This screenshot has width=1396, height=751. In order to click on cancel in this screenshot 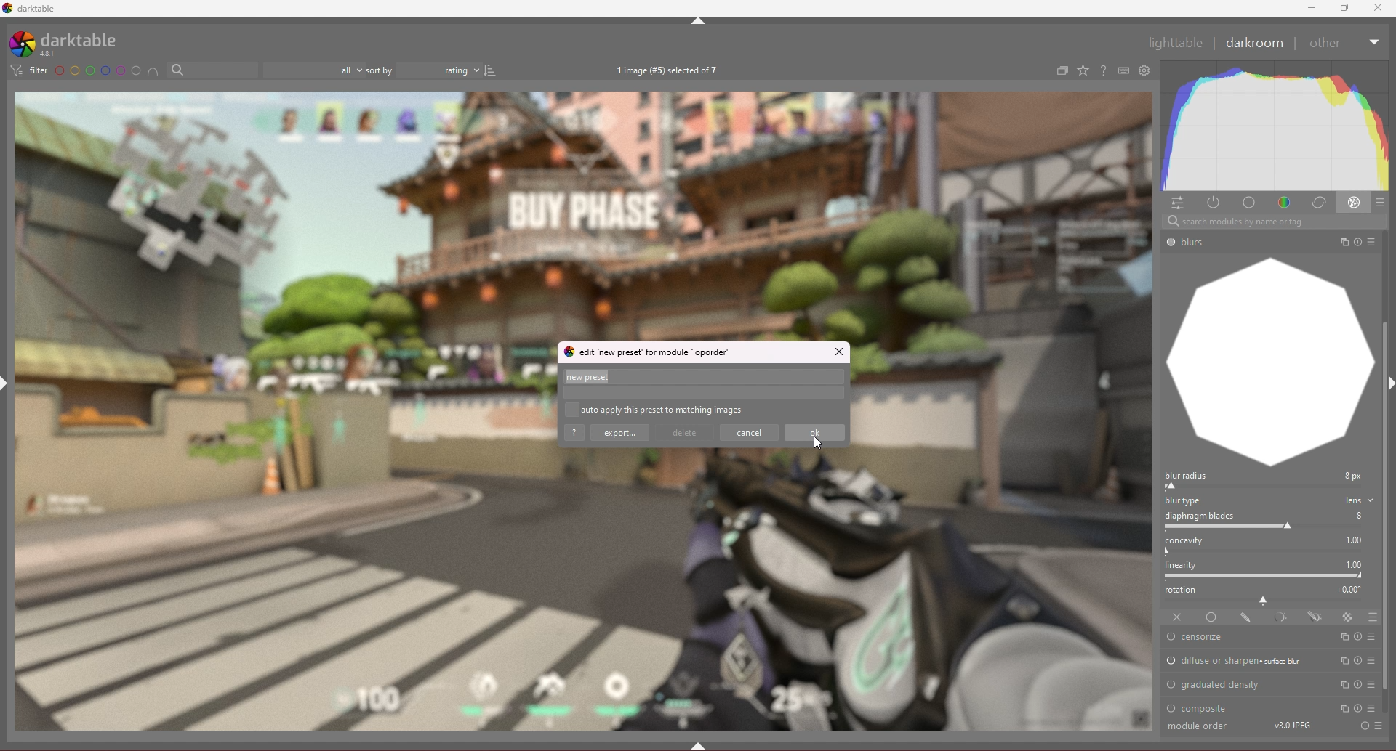, I will do `click(750, 432)`.